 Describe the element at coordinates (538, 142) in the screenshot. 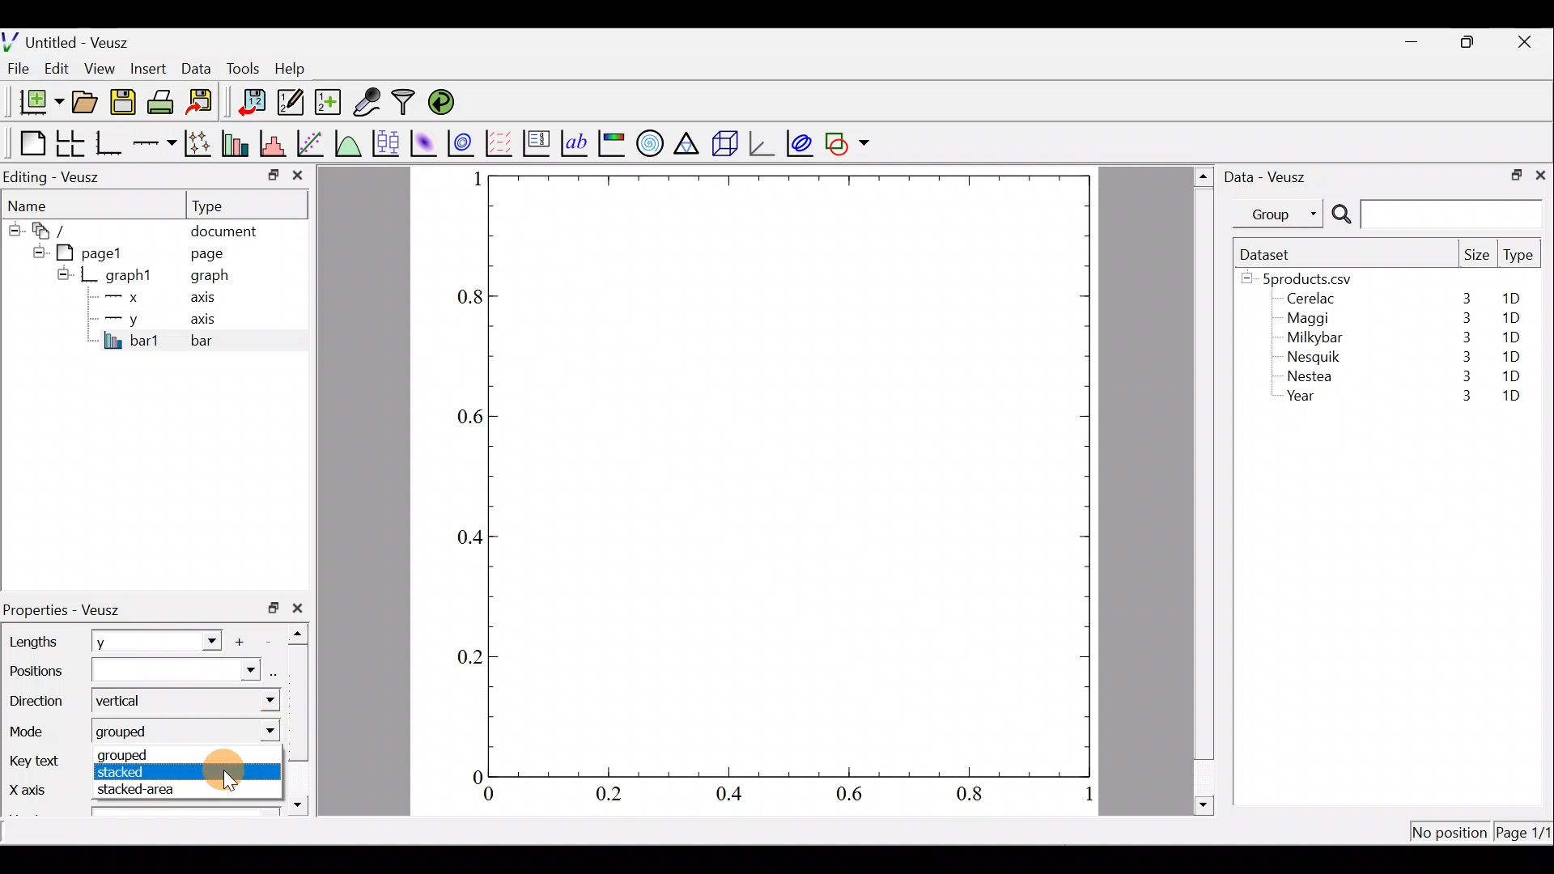

I see `Plot key` at that location.